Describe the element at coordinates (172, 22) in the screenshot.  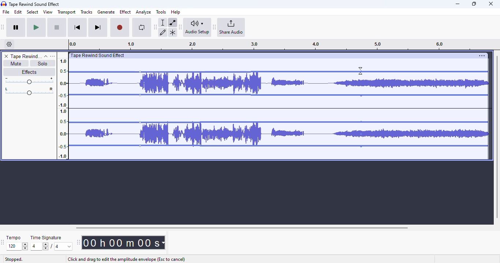
I see `envelope tool` at that location.